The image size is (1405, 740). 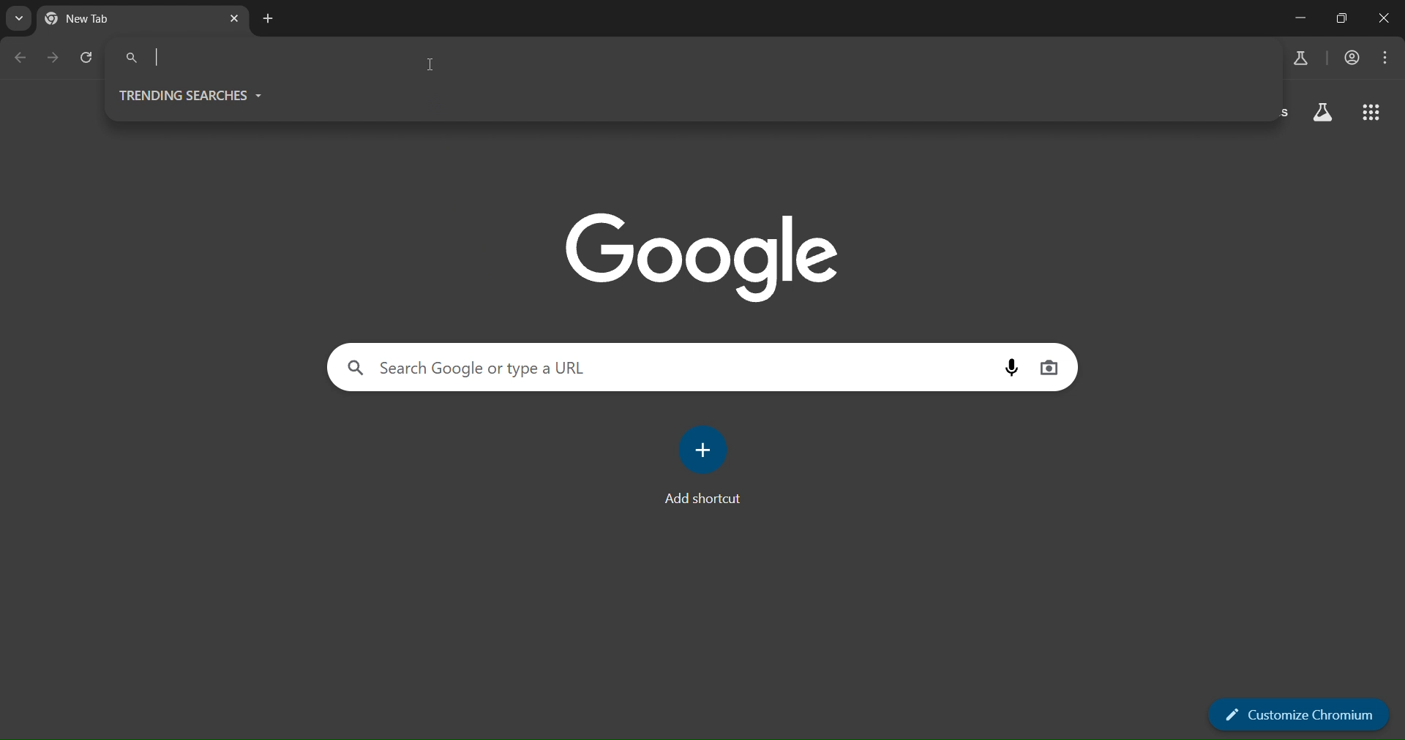 What do you see at coordinates (1340, 18) in the screenshot?
I see `restore down` at bounding box center [1340, 18].